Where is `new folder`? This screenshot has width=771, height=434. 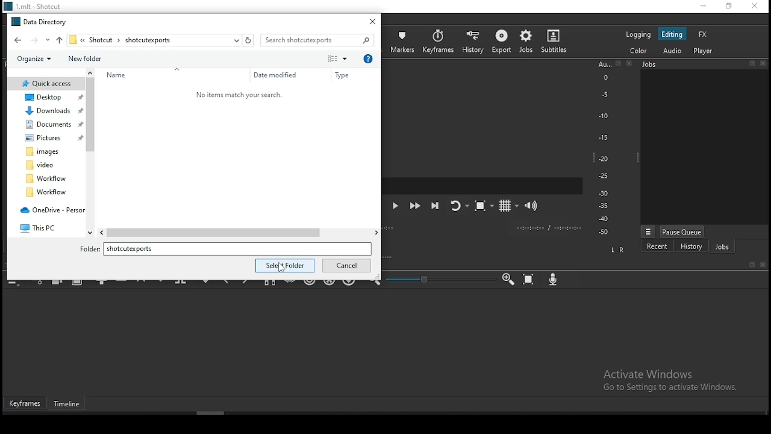 new folder is located at coordinates (84, 58).